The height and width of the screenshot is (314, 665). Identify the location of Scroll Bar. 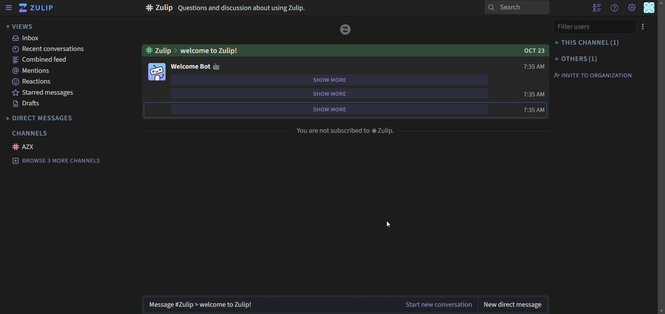
(661, 157).